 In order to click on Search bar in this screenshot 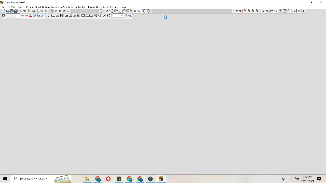, I will do `click(40, 179)`.